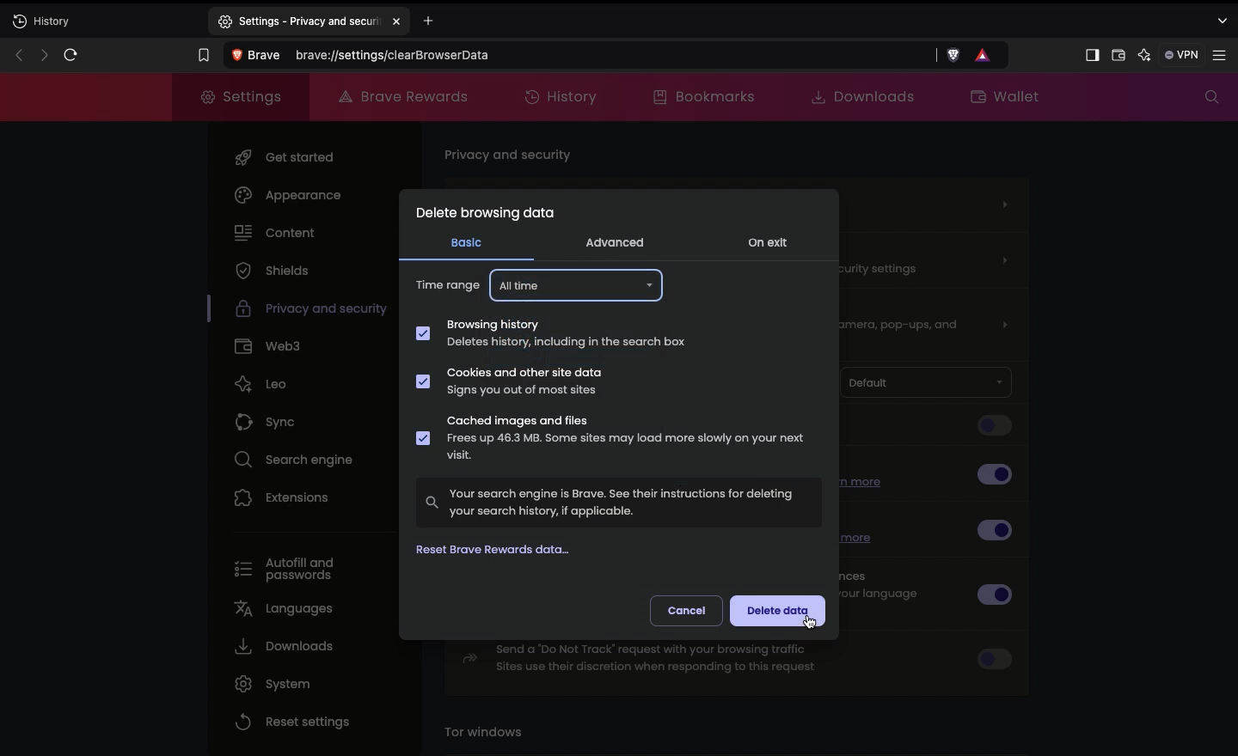 Image resolution: width=1238 pixels, height=756 pixels. Describe the element at coordinates (41, 55) in the screenshot. I see `Next page` at that location.